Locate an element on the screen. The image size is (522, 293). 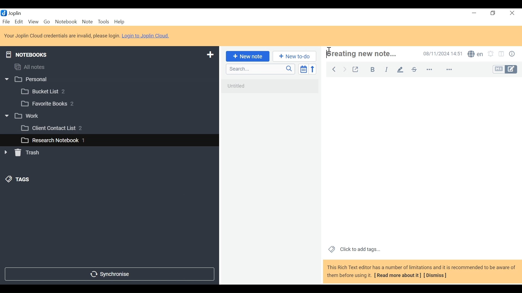
Help is located at coordinates (120, 22).